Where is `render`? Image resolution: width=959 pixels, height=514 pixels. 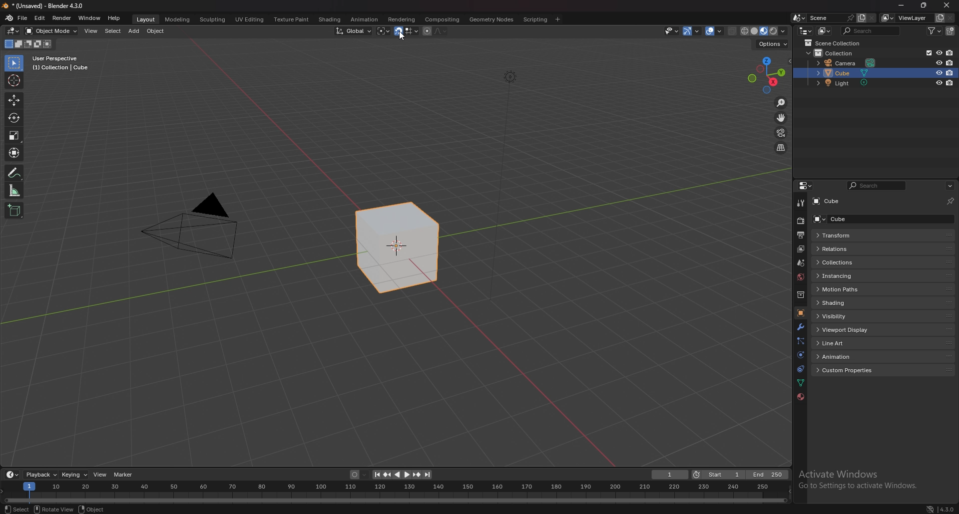 render is located at coordinates (800, 221).